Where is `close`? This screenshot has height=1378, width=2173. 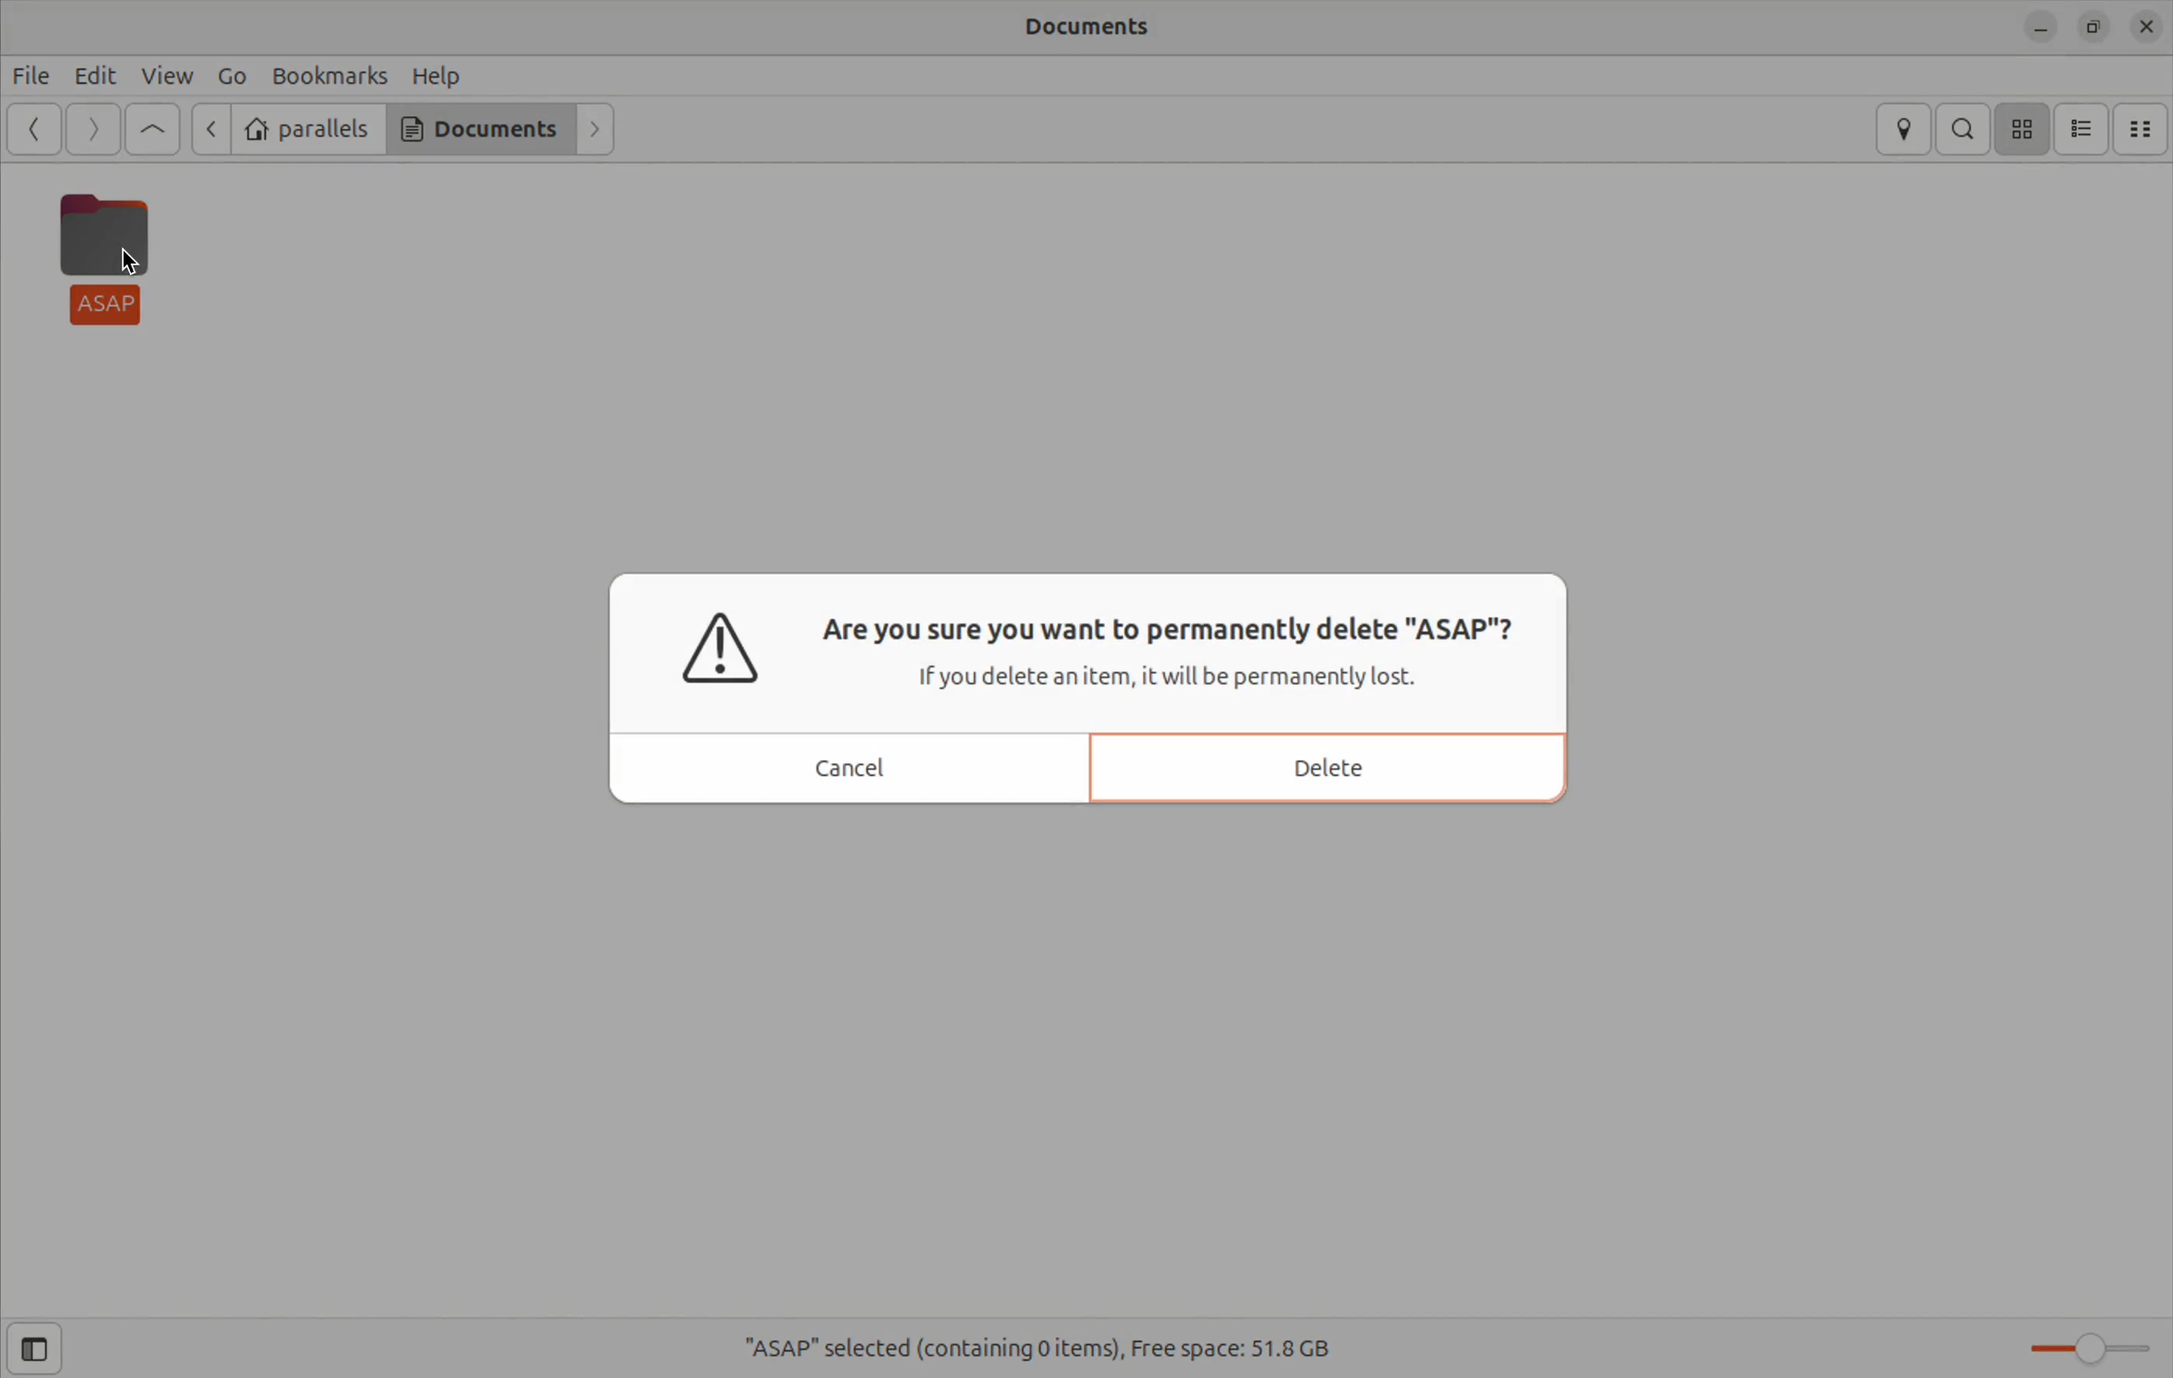 close is located at coordinates (2142, 29).